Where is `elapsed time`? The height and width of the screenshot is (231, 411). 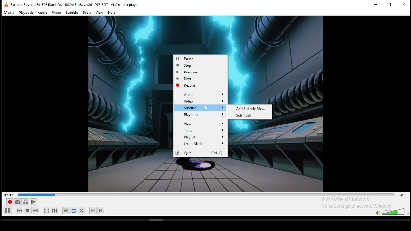
elapsed time is located at coordinates (8, 194).